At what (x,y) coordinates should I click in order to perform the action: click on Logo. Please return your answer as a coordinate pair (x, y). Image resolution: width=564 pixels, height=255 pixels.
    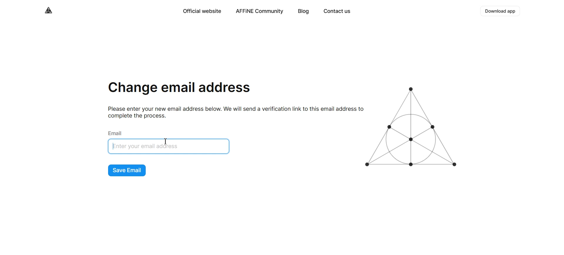
    Looking at the image, I should click on (49, 10).